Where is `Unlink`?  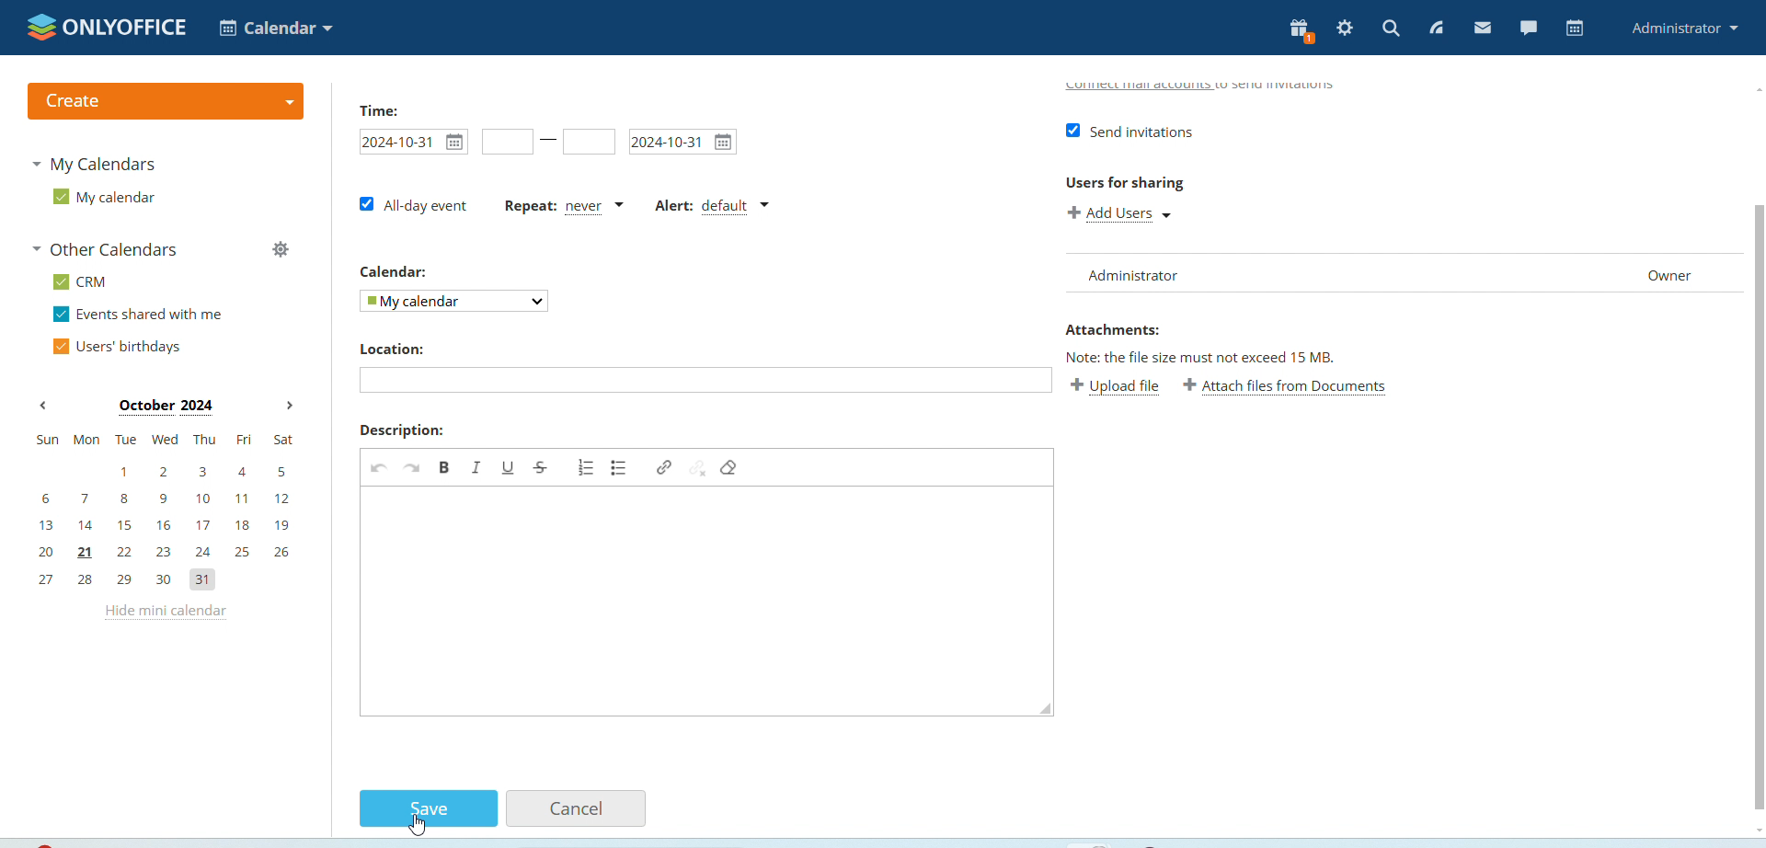 Unlink is located at coordinates (697, 467).